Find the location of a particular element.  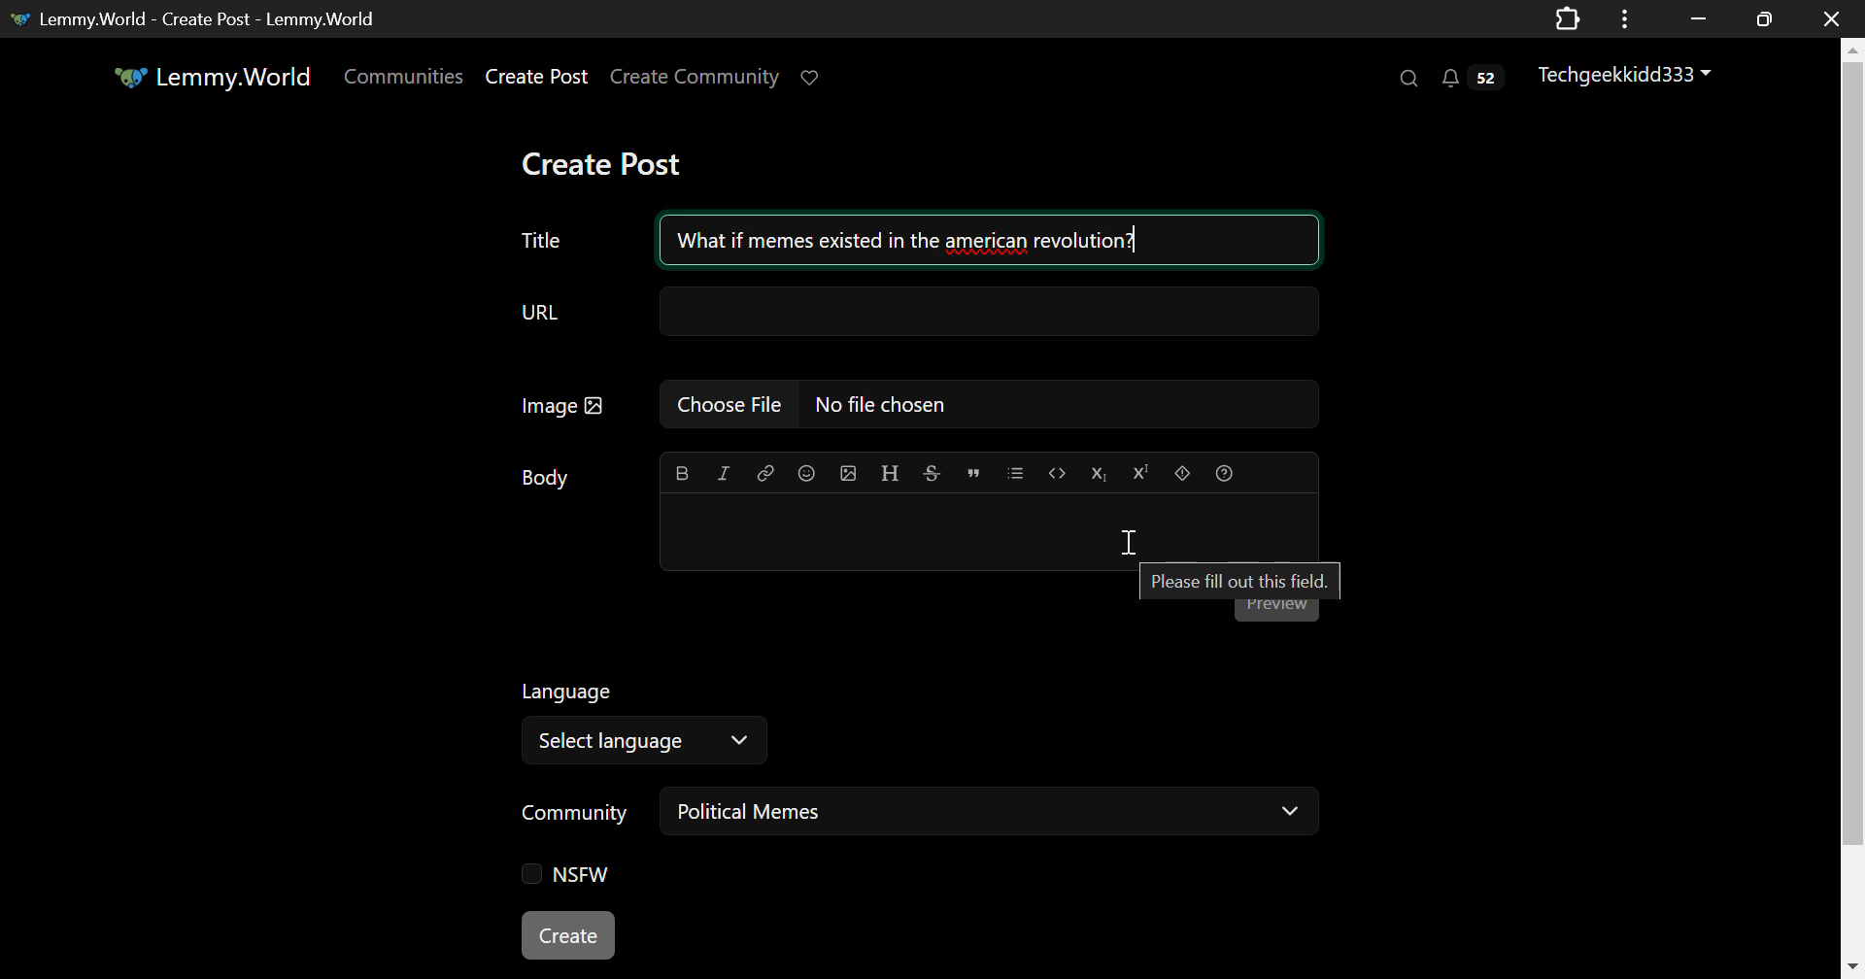

Bold is located at coordinates (680, 472).